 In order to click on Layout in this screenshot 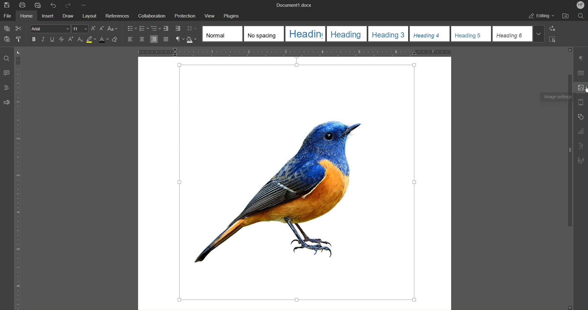, I will do `click(88, 15)`.